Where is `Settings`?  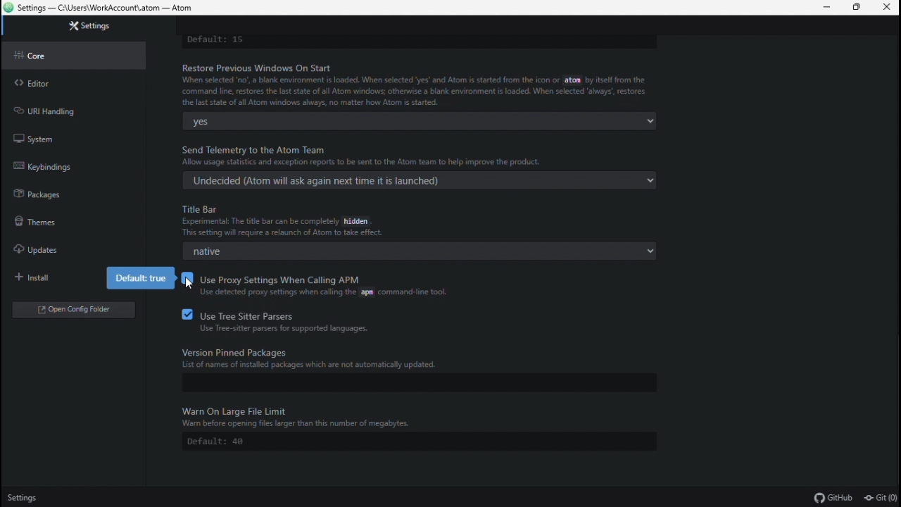 Settings is located at coordinates (26, 498).